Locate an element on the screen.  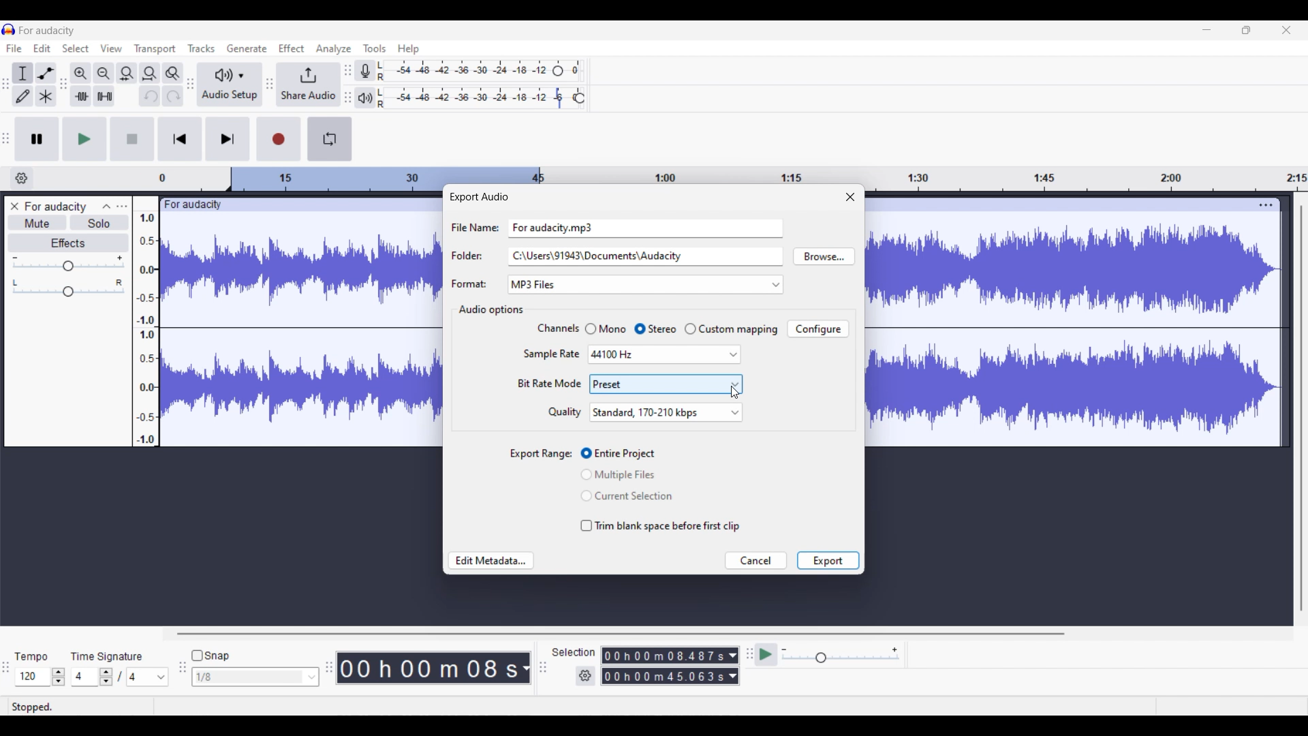
Open menu is located at coordinates (122, 206).